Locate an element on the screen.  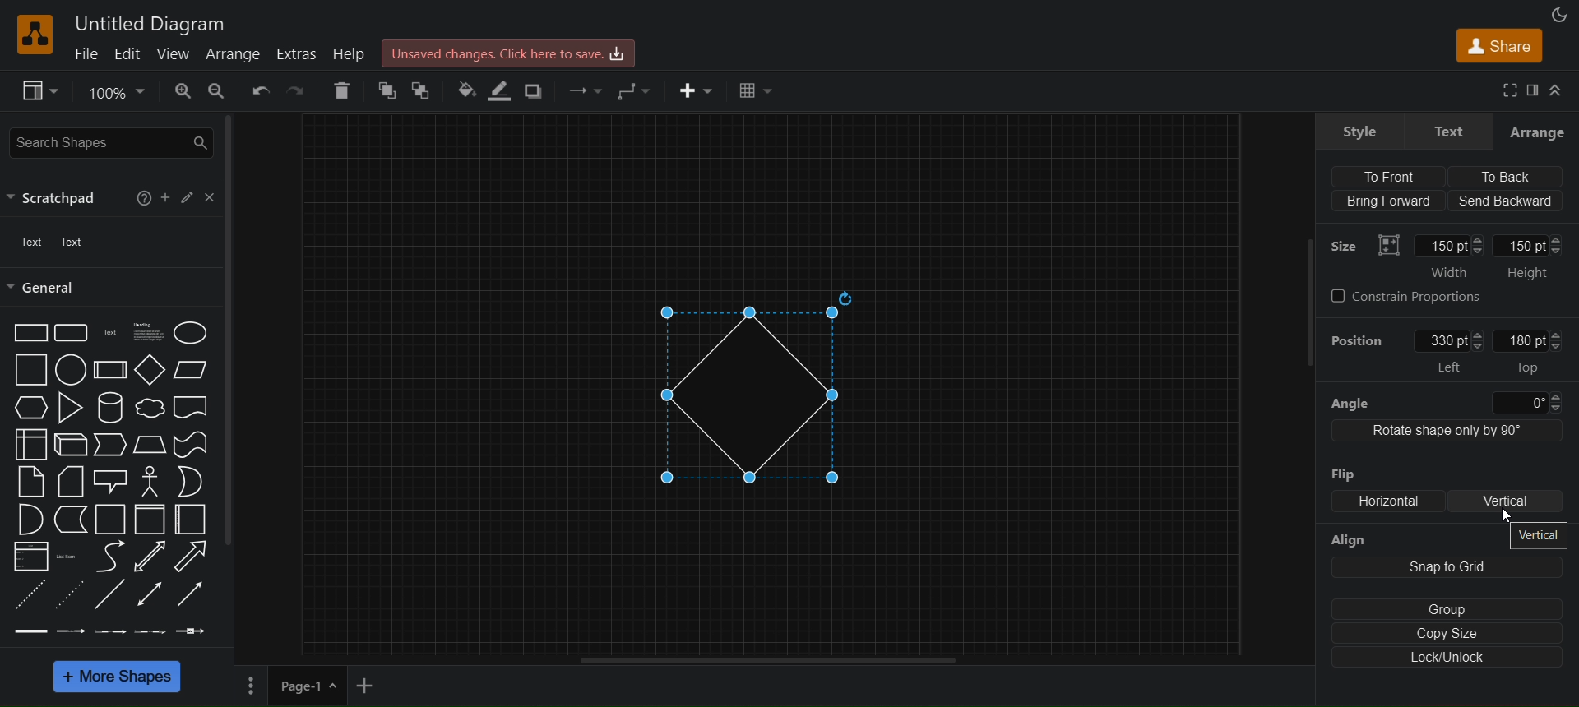
headings is located at coordinates (146, 330).